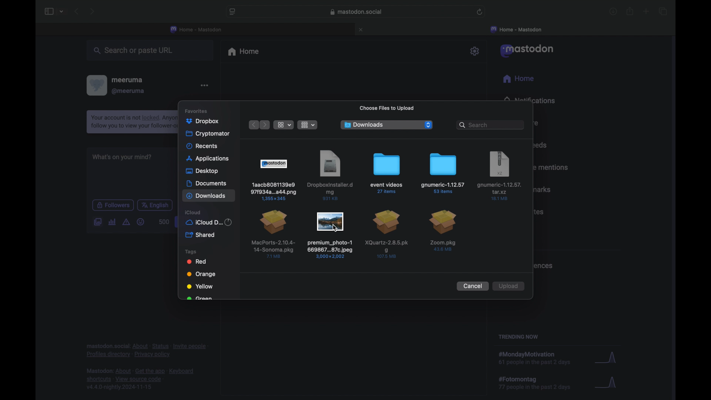 This screenshot has width=711, height=400. I want to click on red, so click(196, 262).